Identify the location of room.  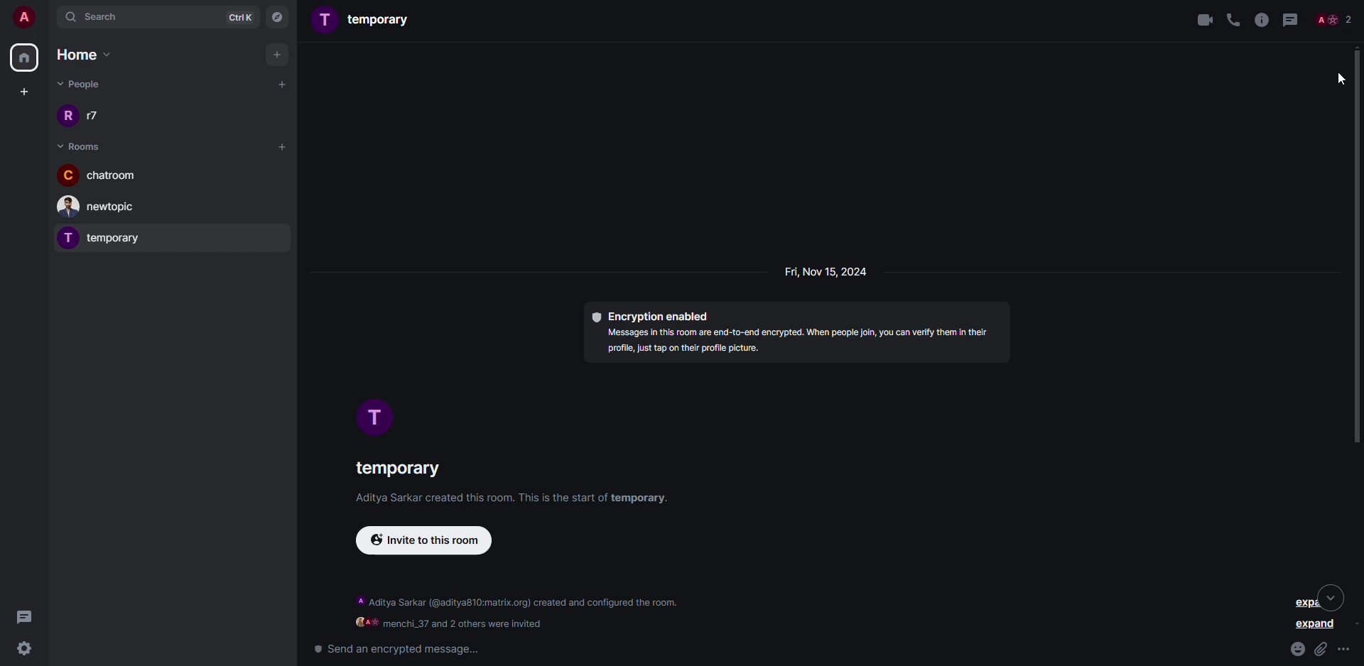
(79, 145).